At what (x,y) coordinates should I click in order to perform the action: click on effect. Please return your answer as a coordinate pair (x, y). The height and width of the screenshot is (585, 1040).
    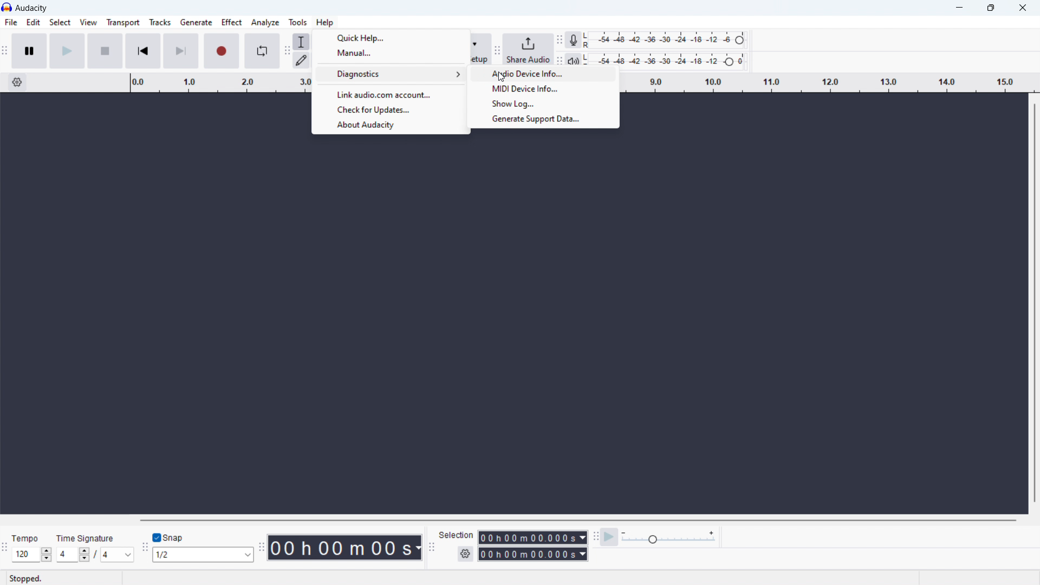
    Looking at the image, I should click on (232, 22).